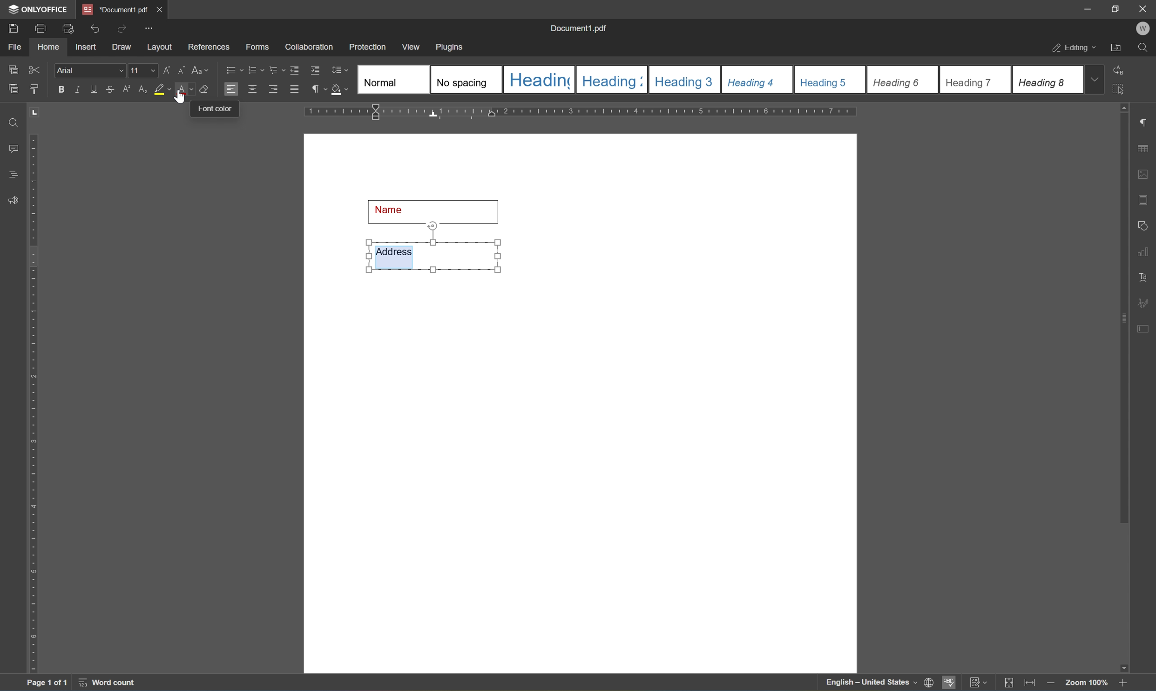 Image resolution: width=1156 pixels, height=691 pixels. I want to click on track changes, so click(979, 683).